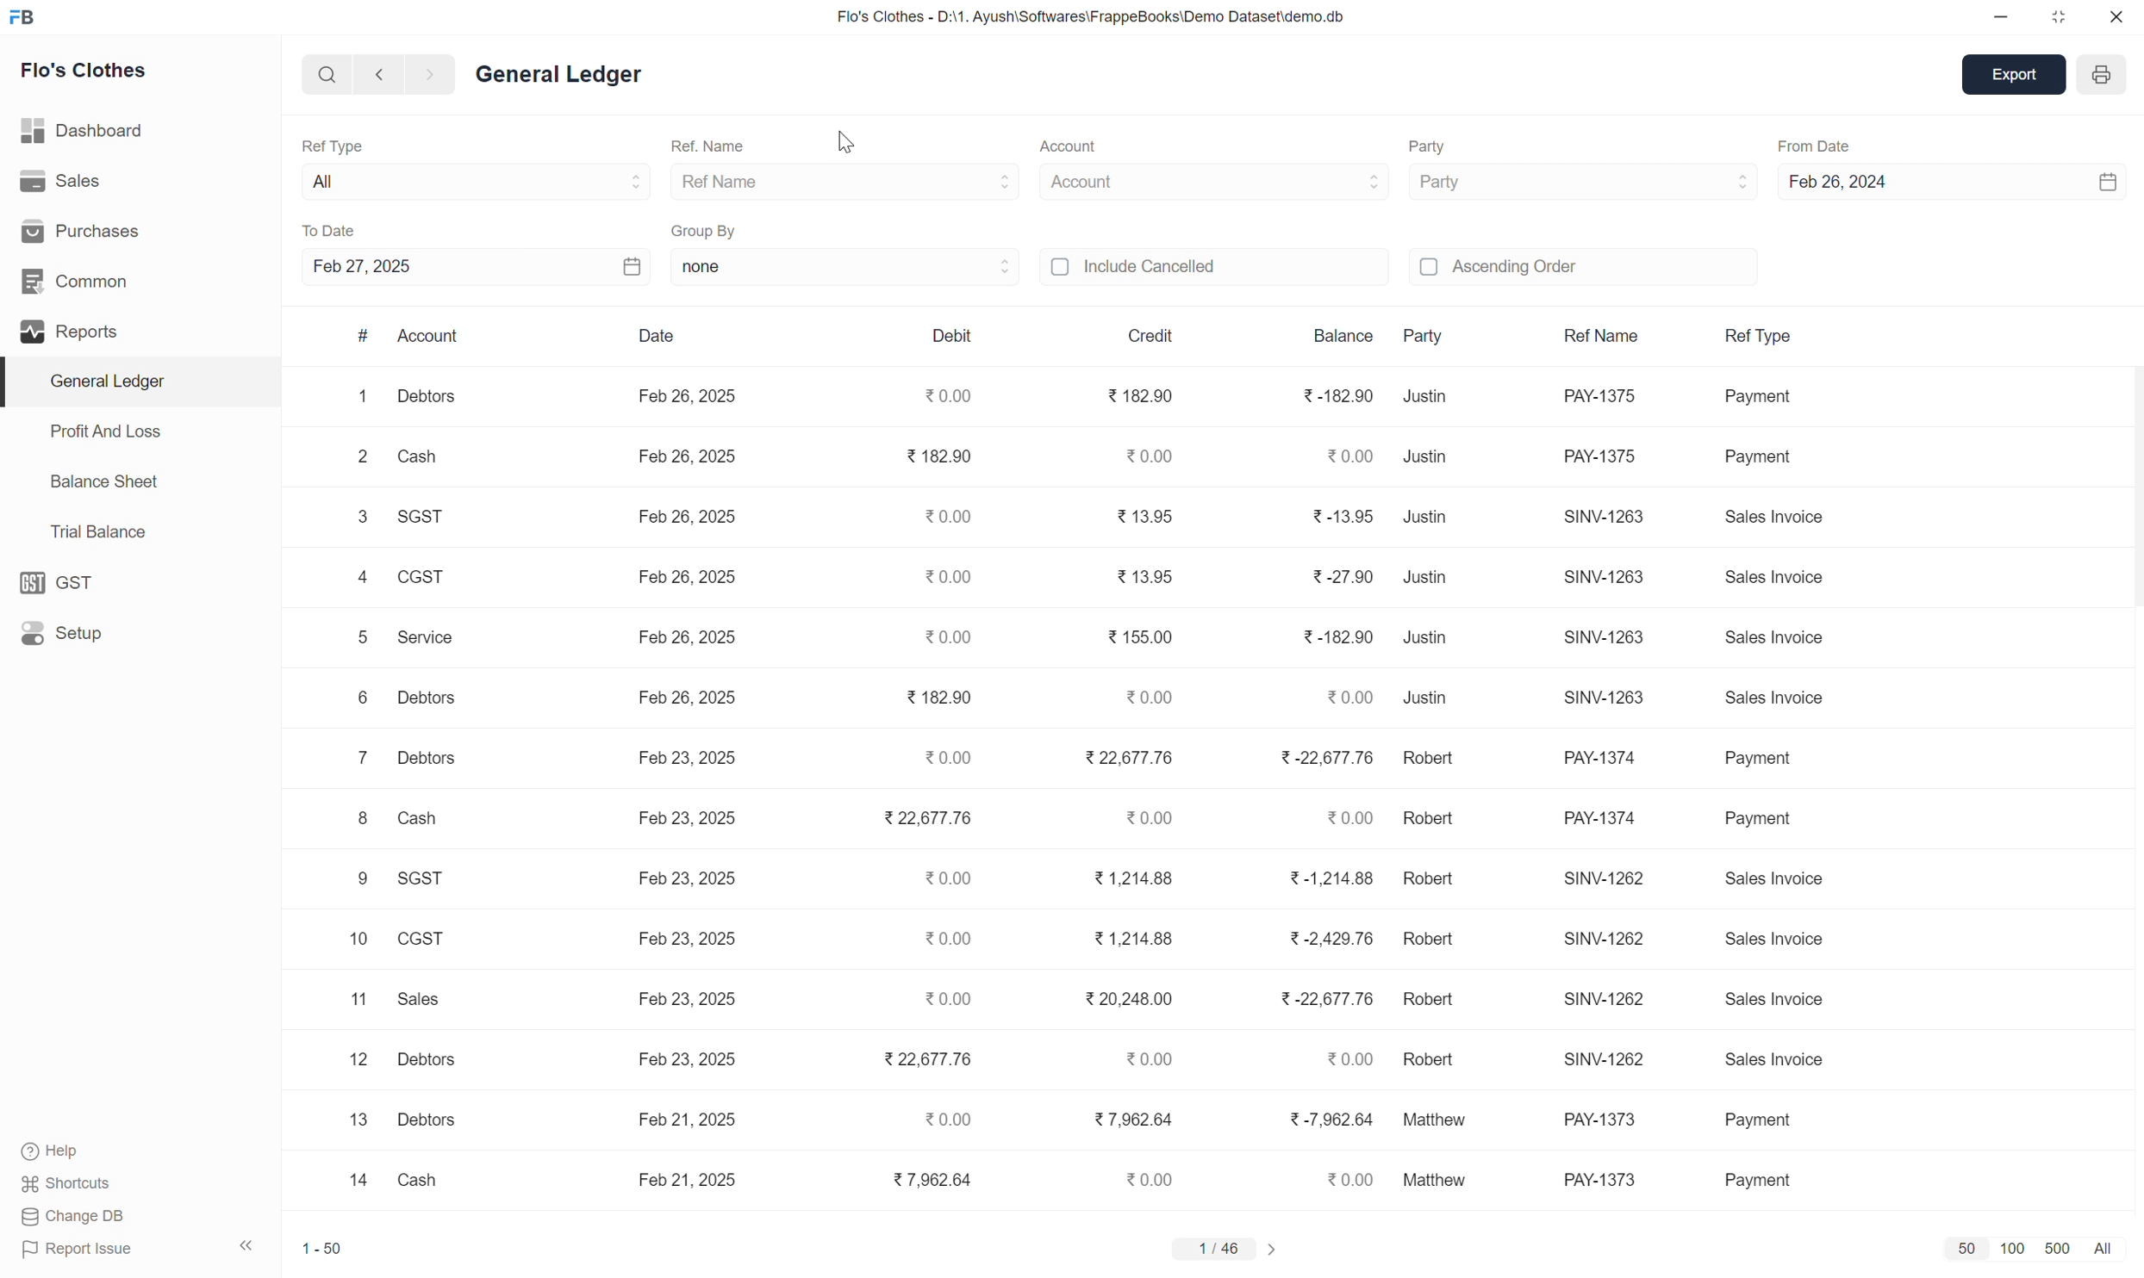  Describe the element at coordinates (953, 397) in the screenshot. I see `0.00` at that location.